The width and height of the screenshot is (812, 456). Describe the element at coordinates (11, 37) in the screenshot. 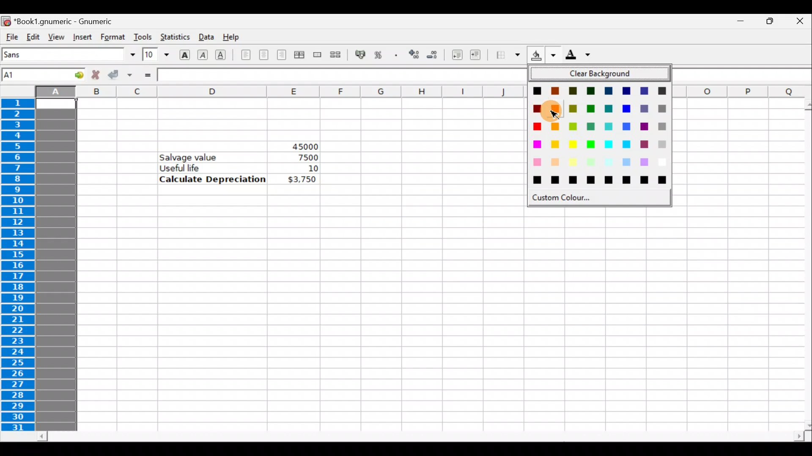

I see `File` at that location.